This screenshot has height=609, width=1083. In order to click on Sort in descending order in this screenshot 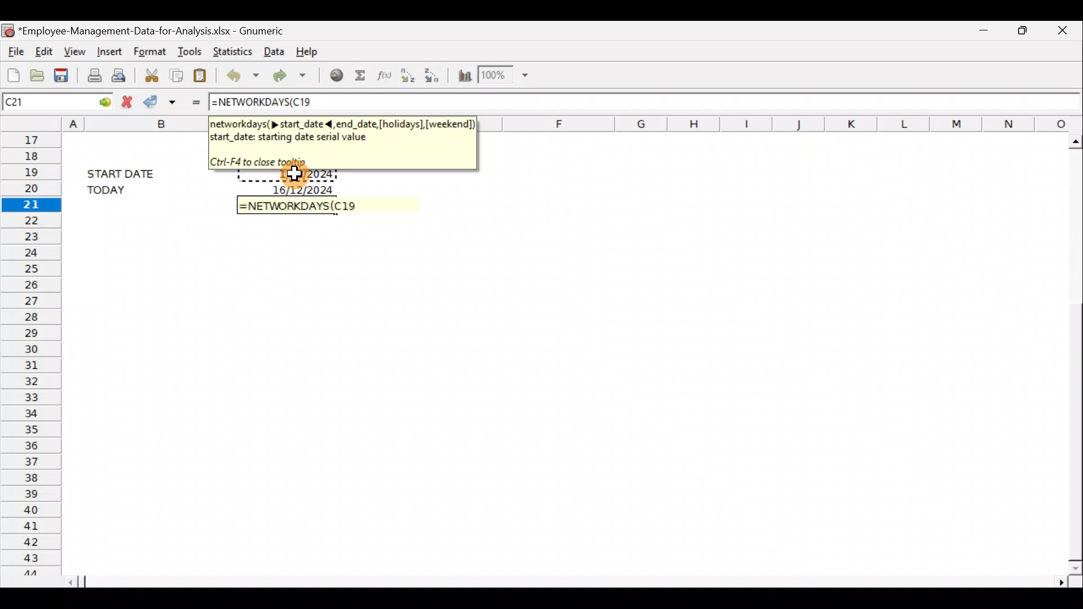, I will do `click(434, 75)`.